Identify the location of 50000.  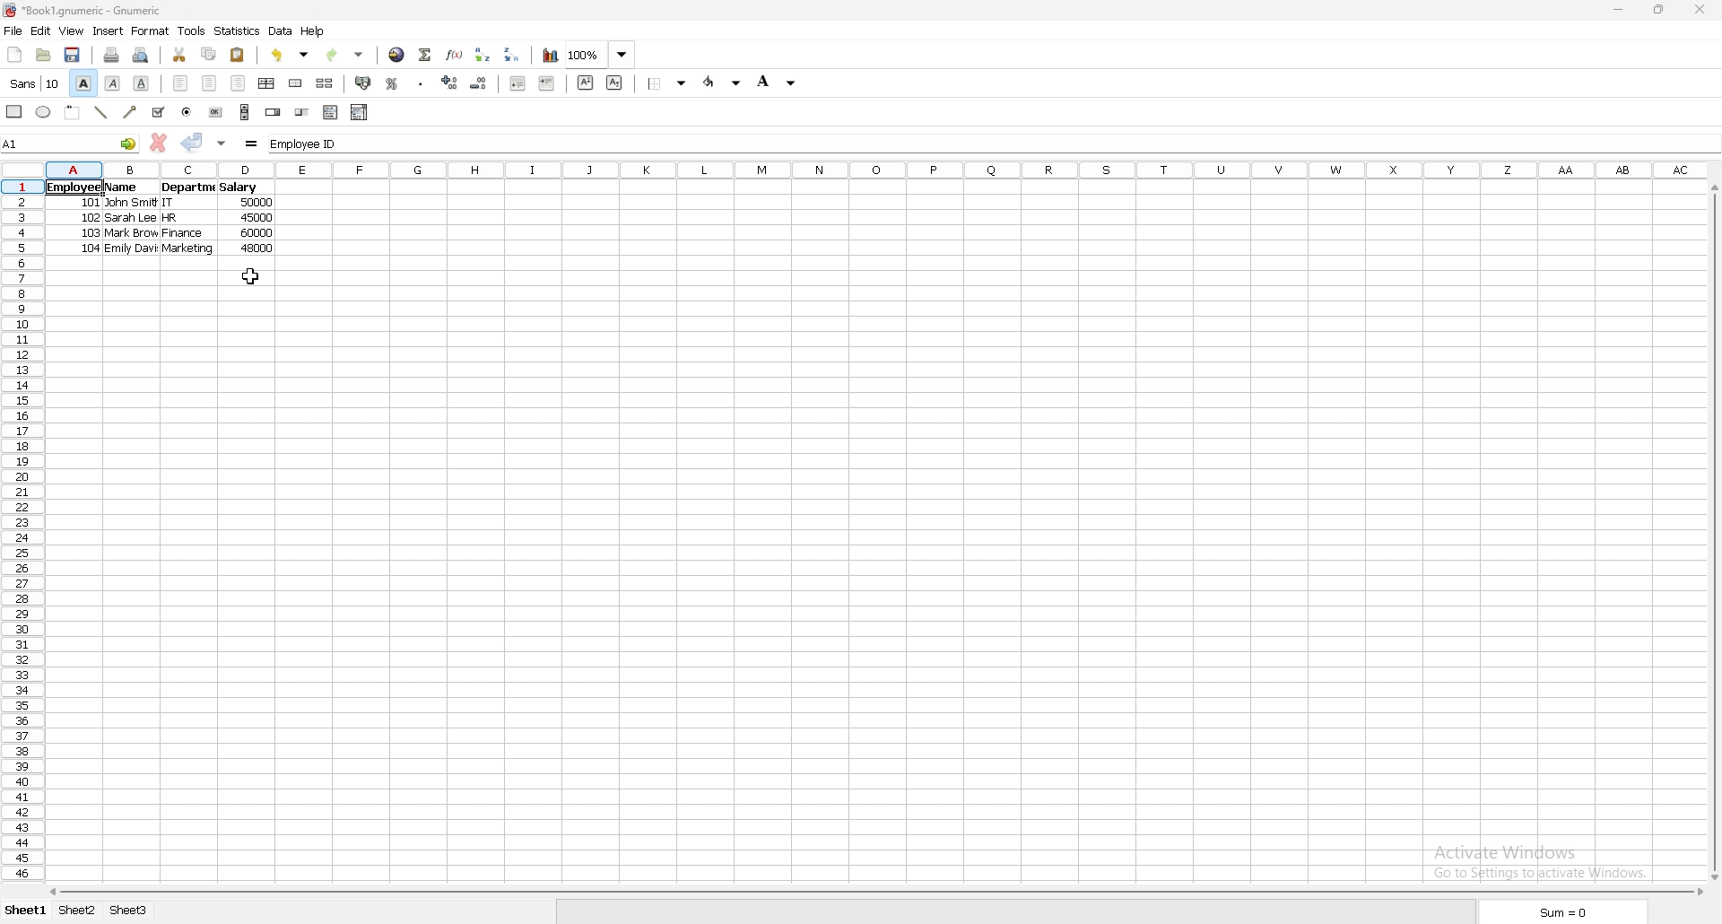
(257, 203).